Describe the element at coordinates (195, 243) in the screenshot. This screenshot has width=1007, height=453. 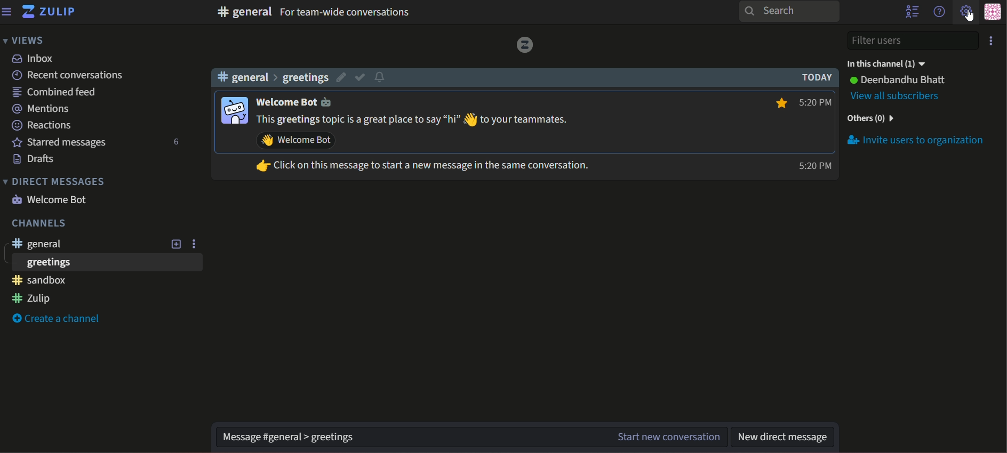
I see `options ` at that location.